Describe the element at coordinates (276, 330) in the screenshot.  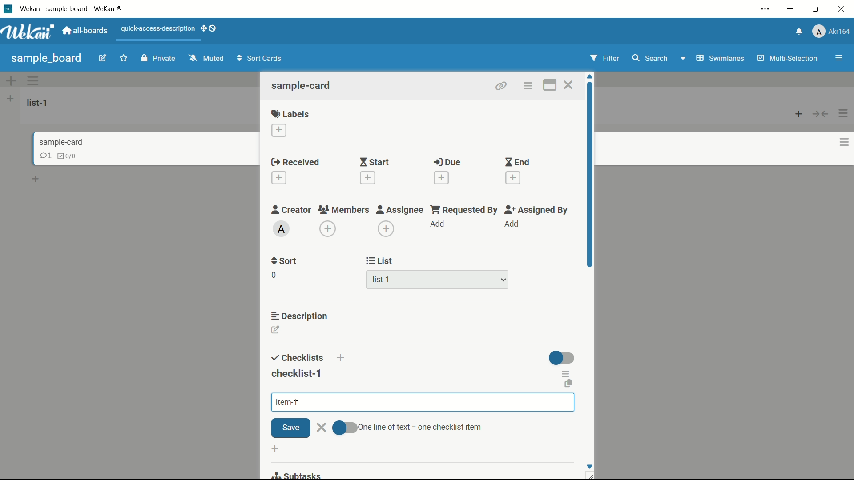
I see `edit description` at that location.